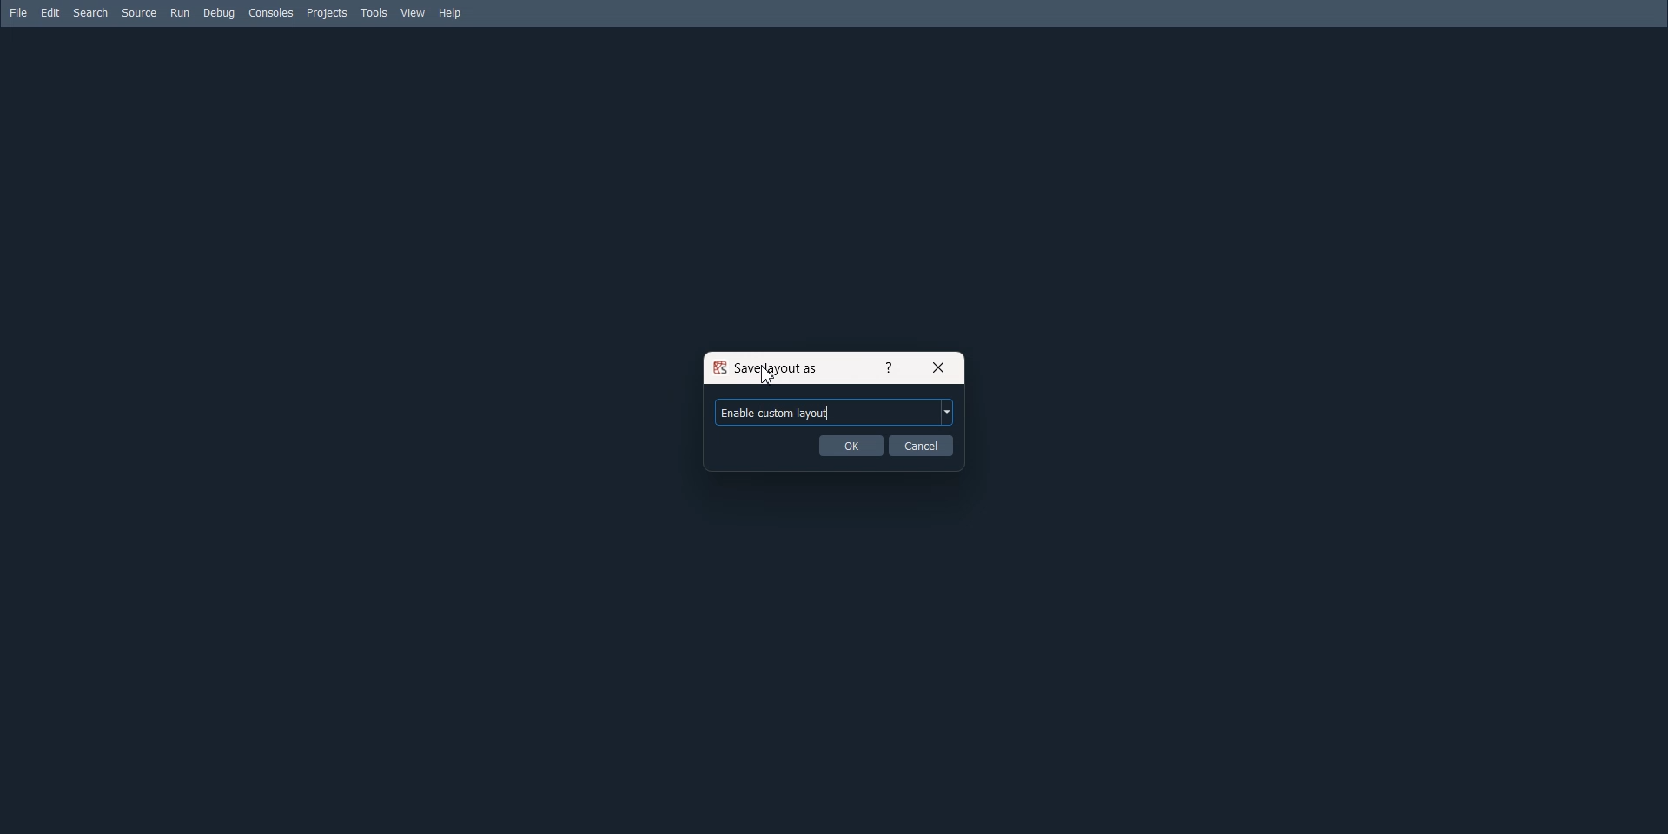  Describe the element at coordinates (777, 414) in the screenshot. I see `Text` at that location.